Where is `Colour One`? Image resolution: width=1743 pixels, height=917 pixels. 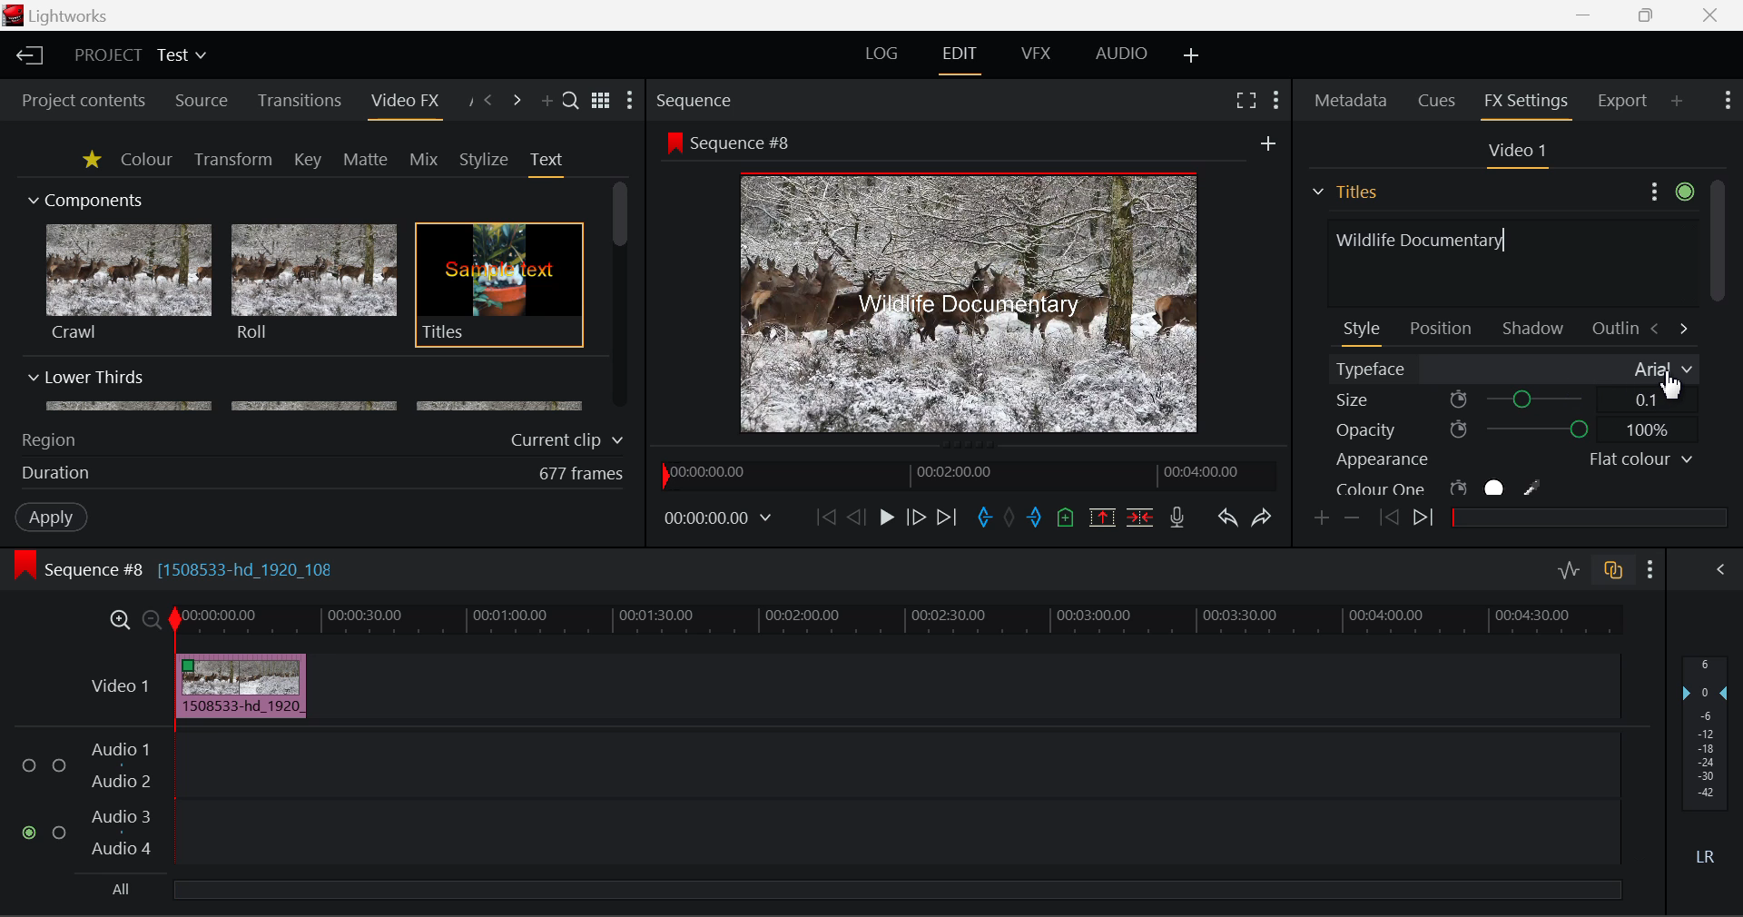
Colour One is located at coordinates (1469, 488).